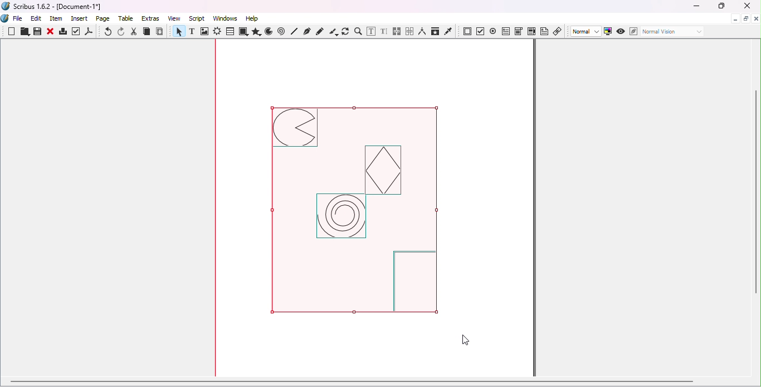 The height and width of the screenshot is (387, 761). What do you see at coordinates (422, 31) in the screenshot?
I see `Measurements` at bounding box center [422, 31].